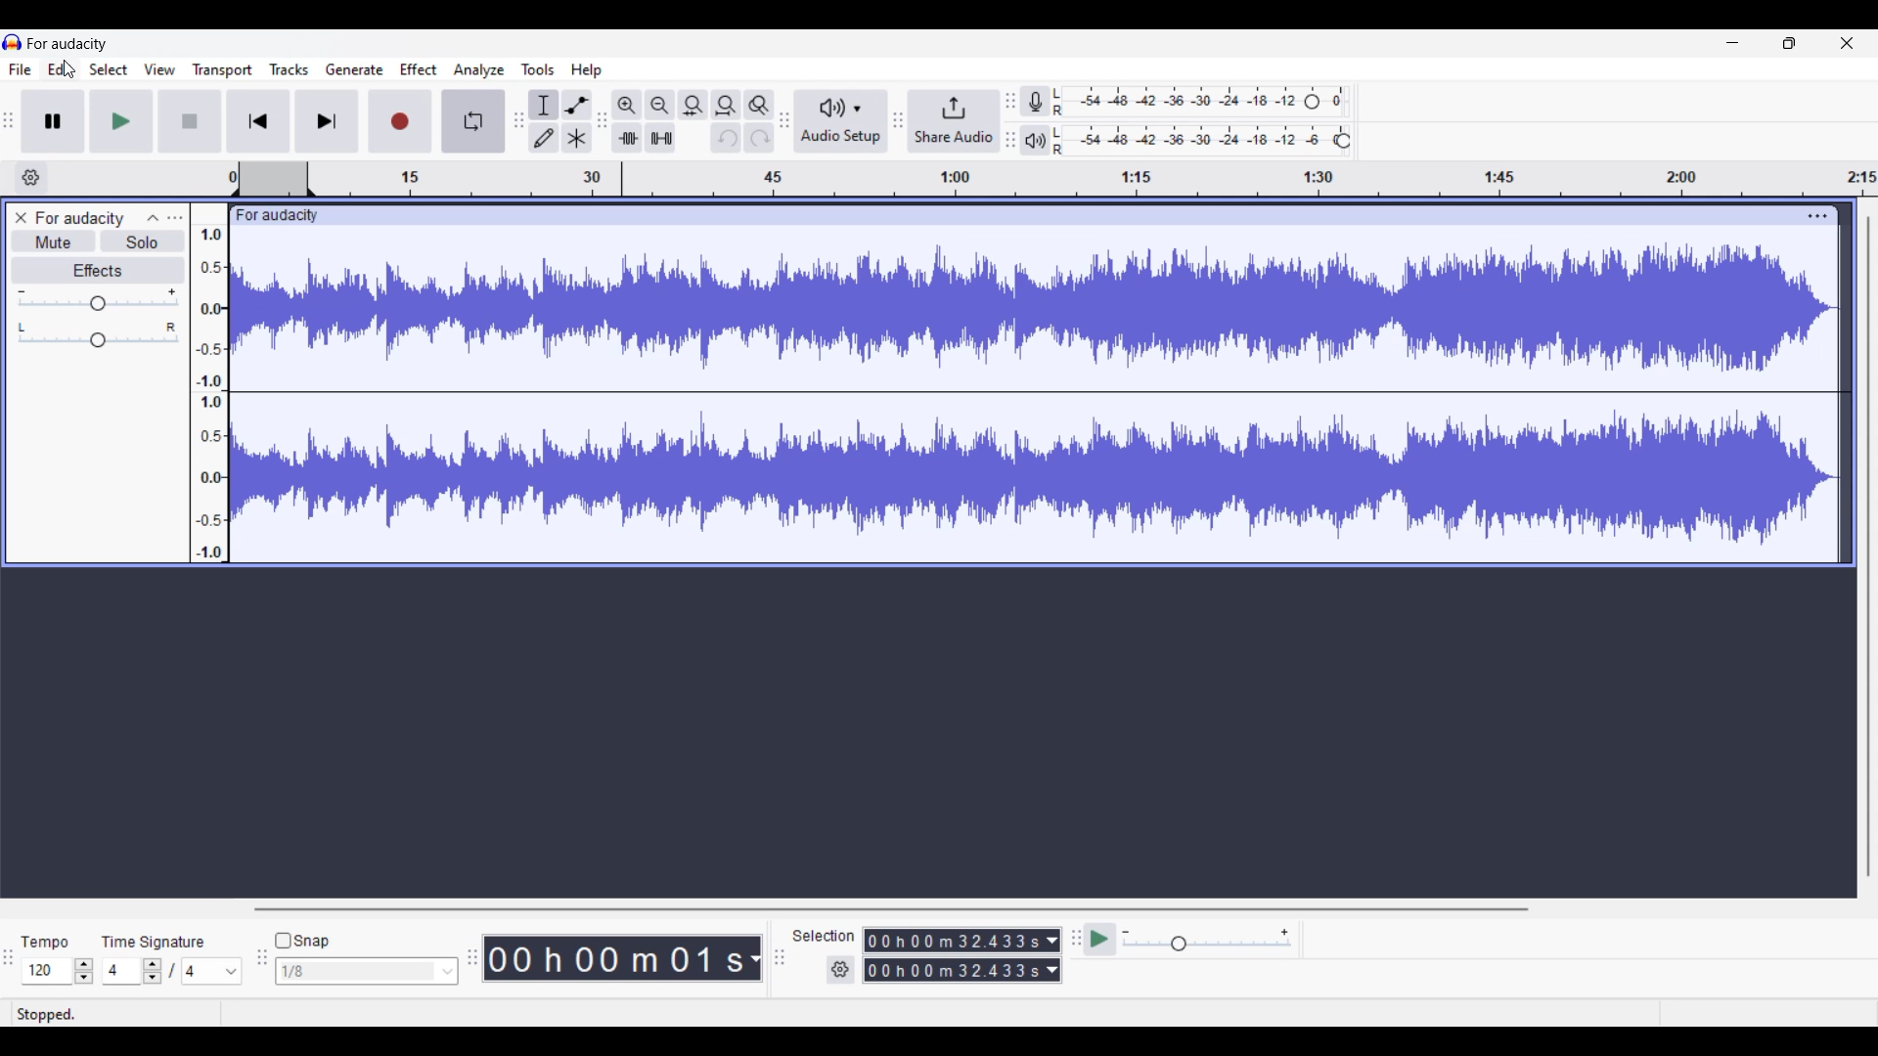 The width and height of the screenshot is (1878, 1056). I want to click on Tools menu, so click(538, 69).